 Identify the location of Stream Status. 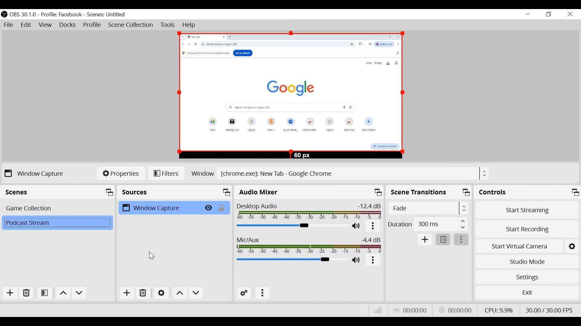
(456, 310).